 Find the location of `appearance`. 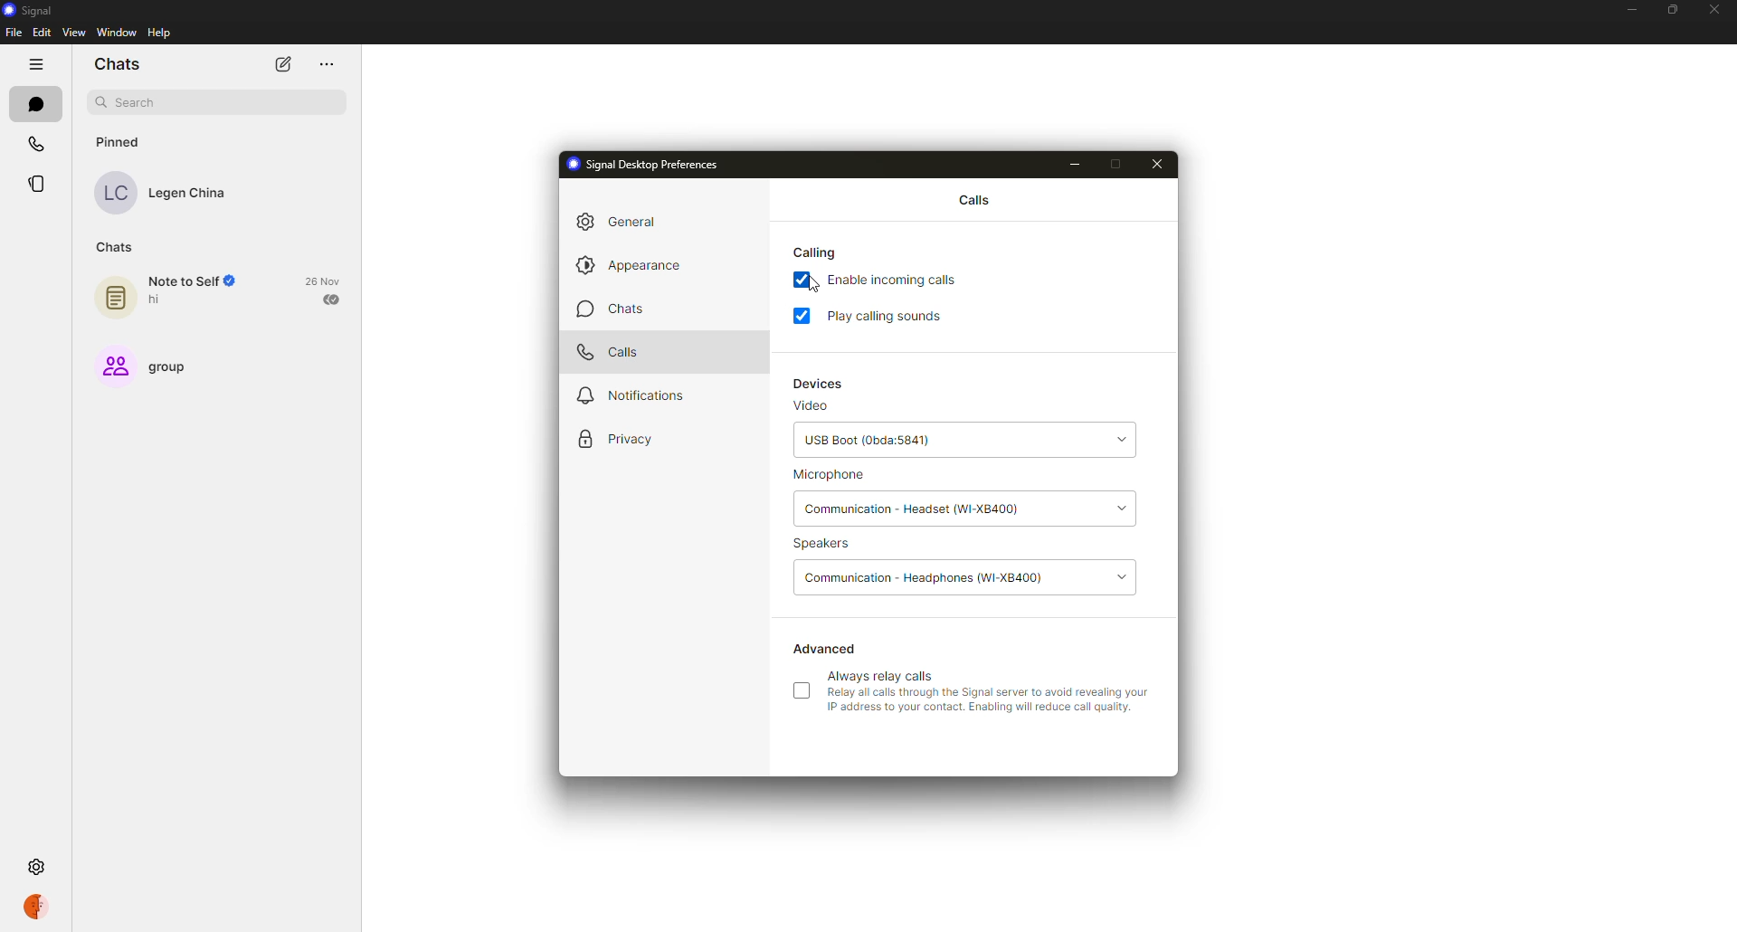

appearance is located at coordinates (636, 268).